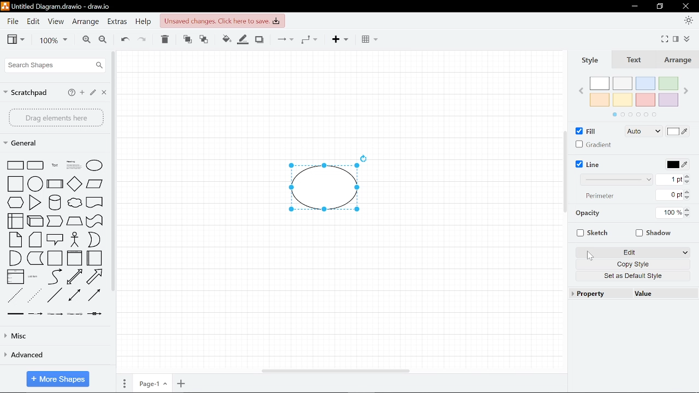 Image resolution: width=699 pixels, height=393 pixels. What do you see at coordinates (86, 22) in the screenshot?
I see `Arrange` at bounding box center [86, 22].